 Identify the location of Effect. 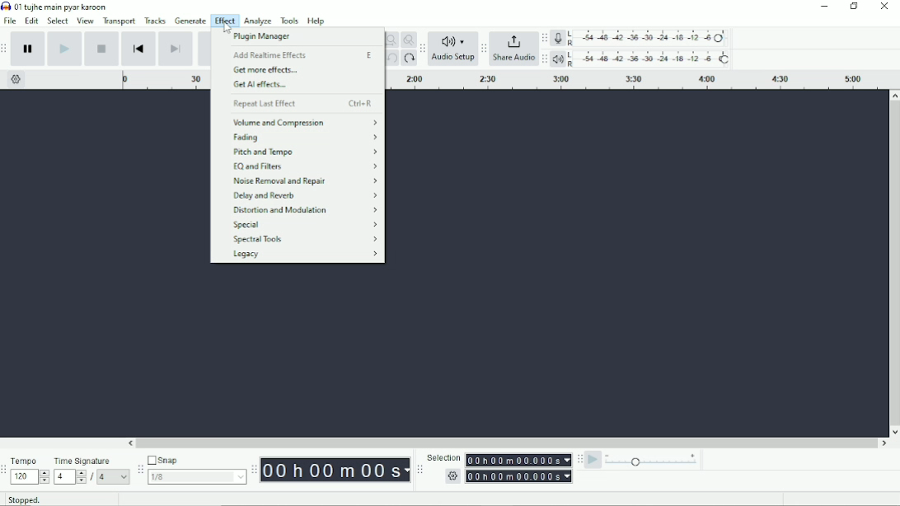
(224, 21).